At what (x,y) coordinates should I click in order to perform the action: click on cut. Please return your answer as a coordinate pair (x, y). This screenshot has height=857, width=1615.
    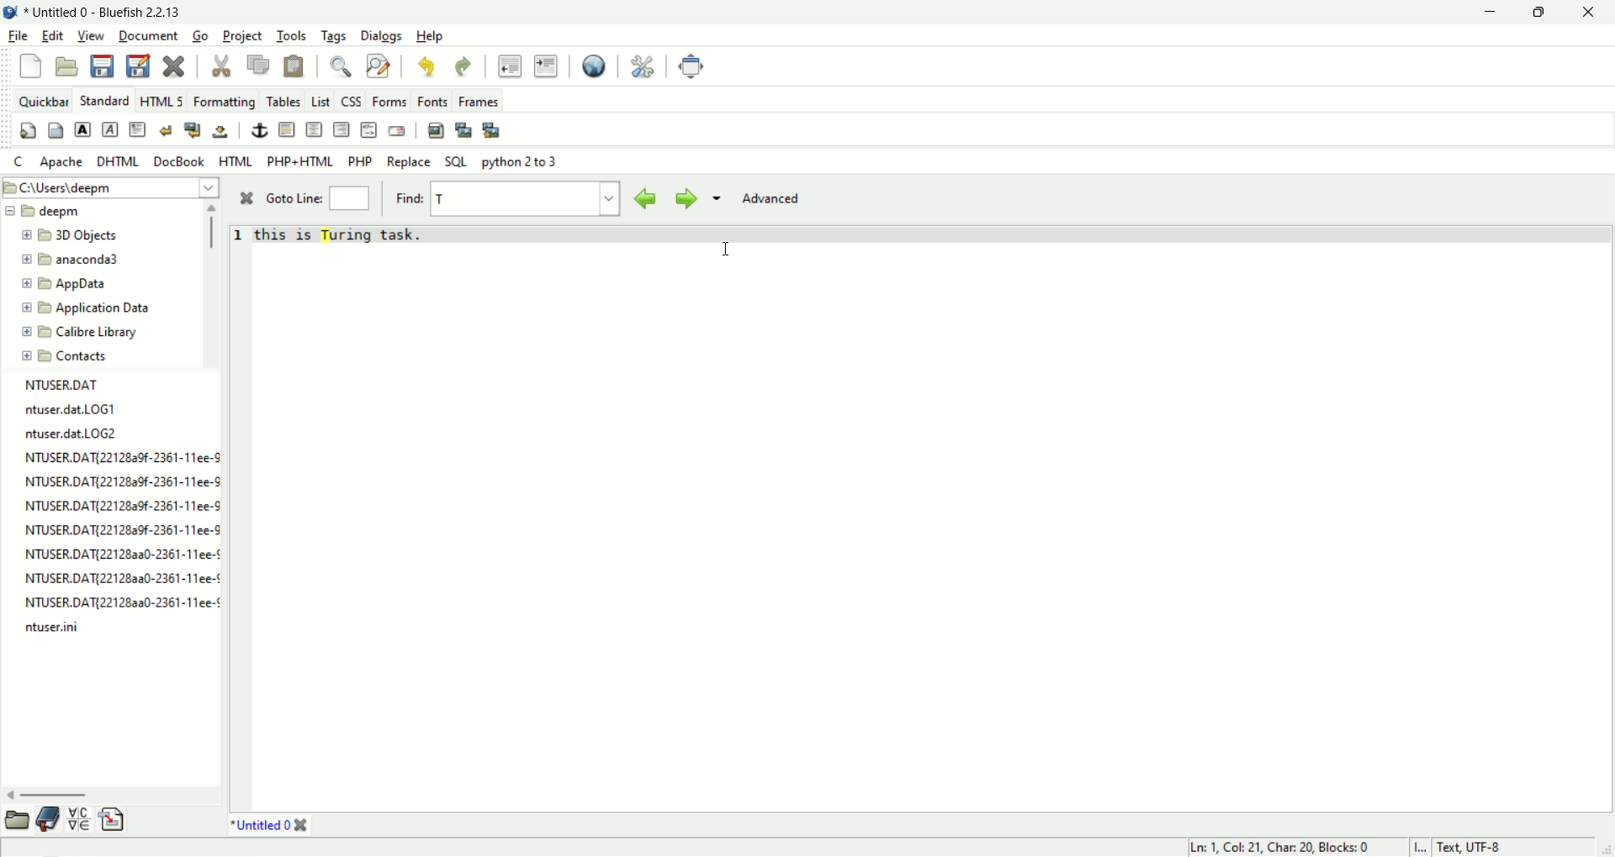
    Looking at the image, I should click on (223, 67).